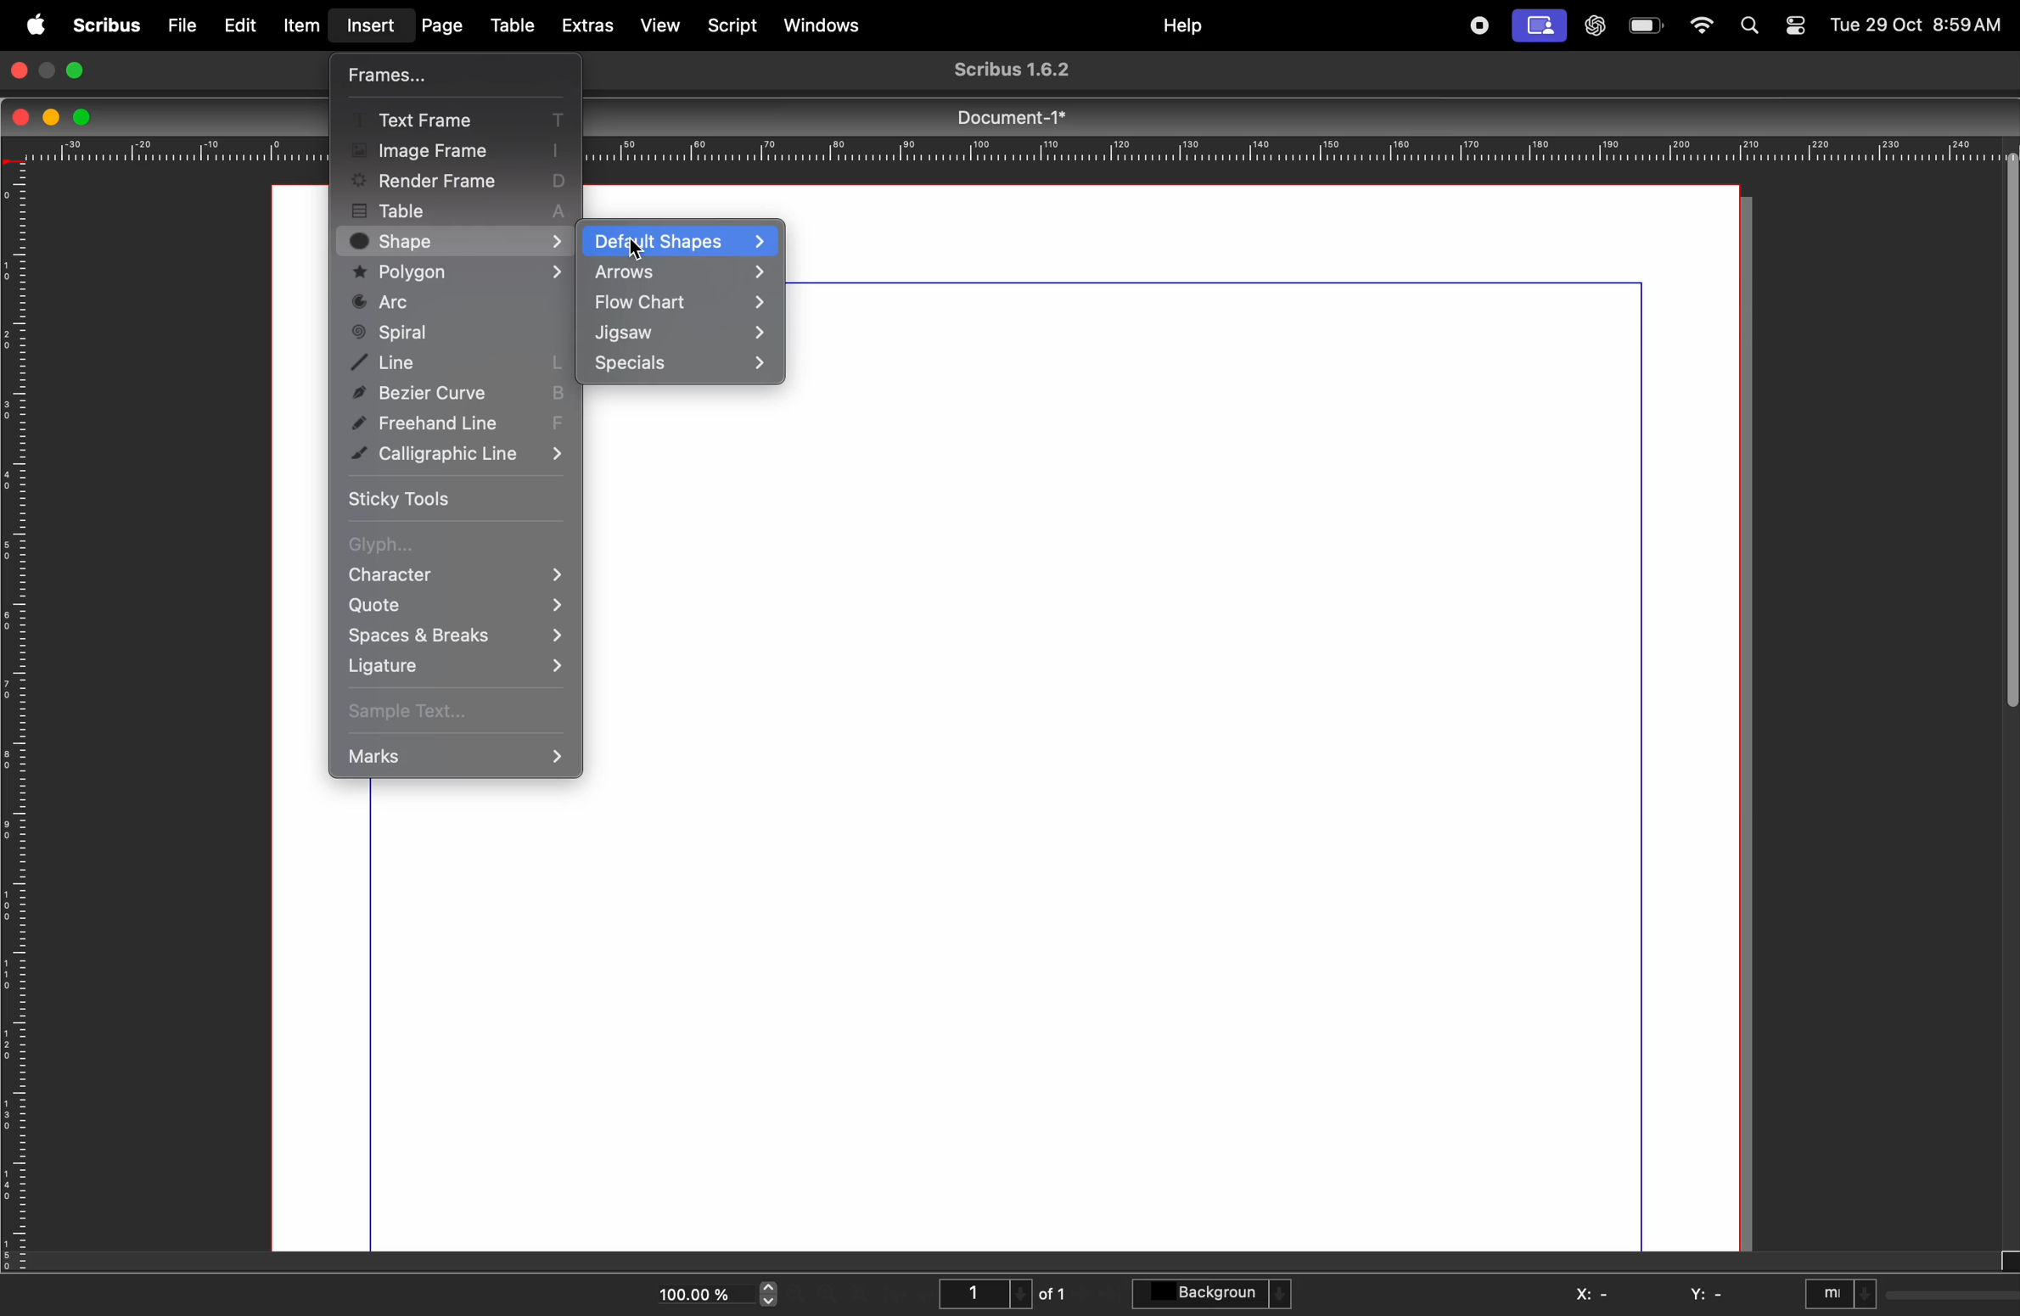  I want to click on freehand line   F, so click(460, 421).